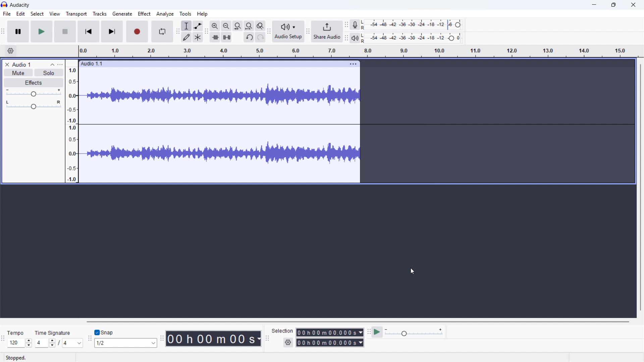 The image size is (644, 362). I want to click on Playback speed, so click(414, 332).